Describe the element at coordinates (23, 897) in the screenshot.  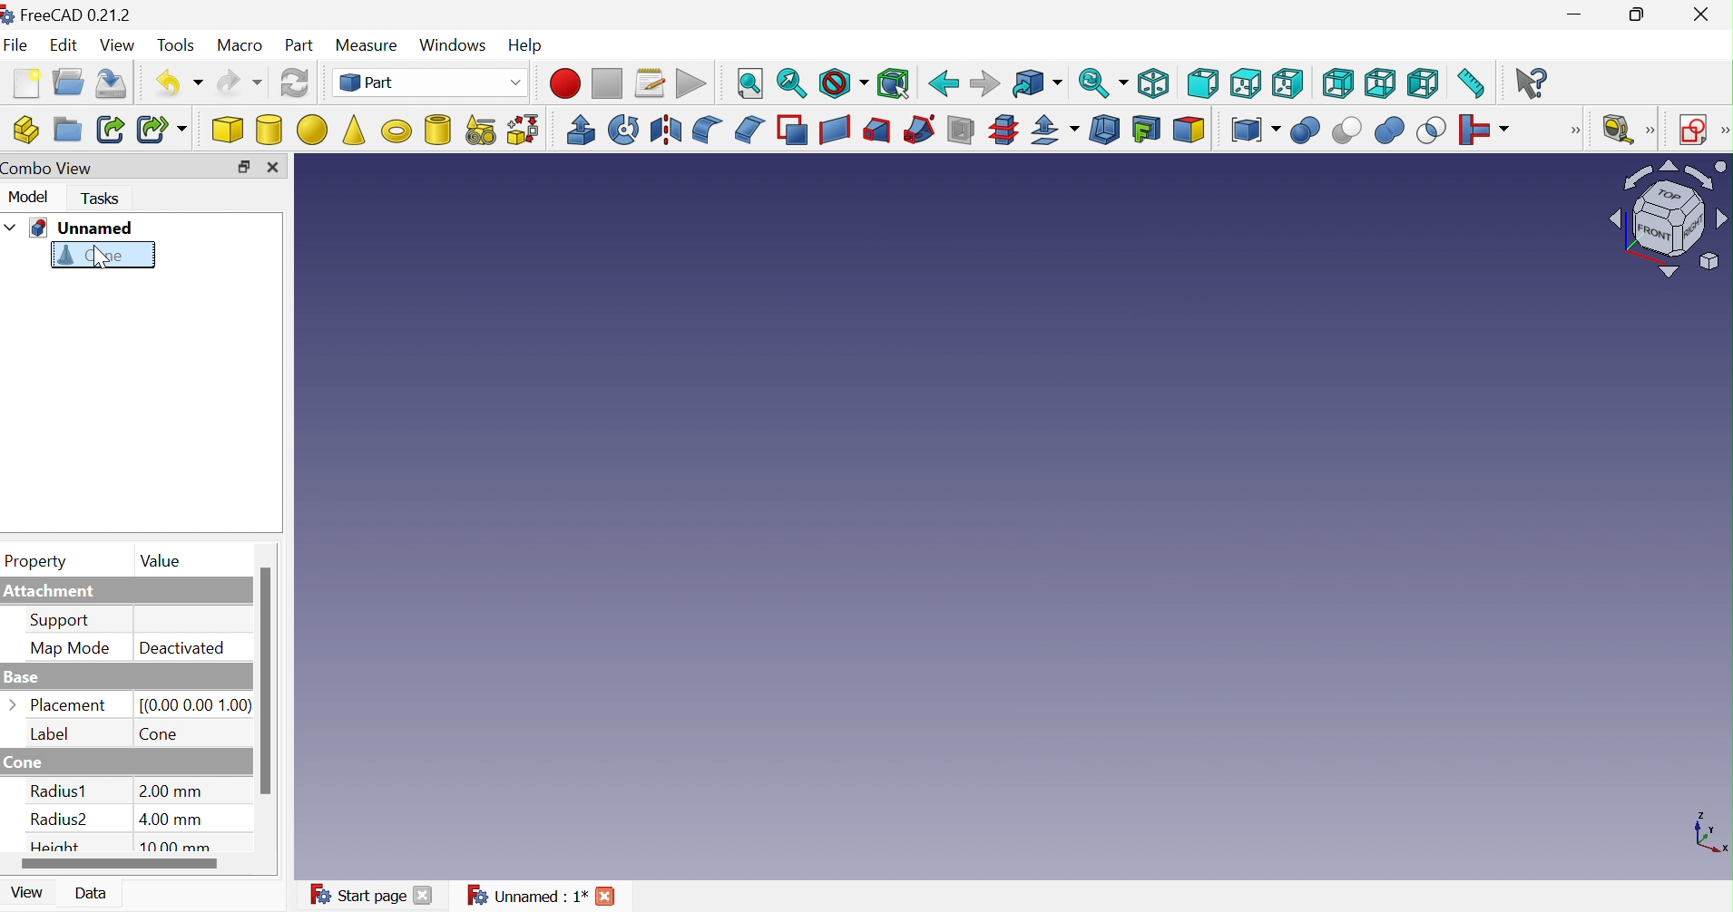
I see `View` at that location.